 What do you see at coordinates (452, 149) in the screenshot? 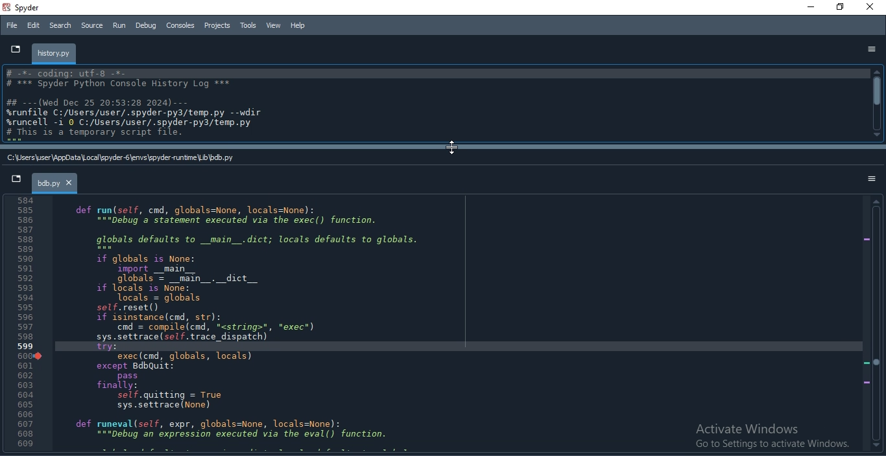
I see `Cursor on Adjust window` at bounding box center [452, 149].